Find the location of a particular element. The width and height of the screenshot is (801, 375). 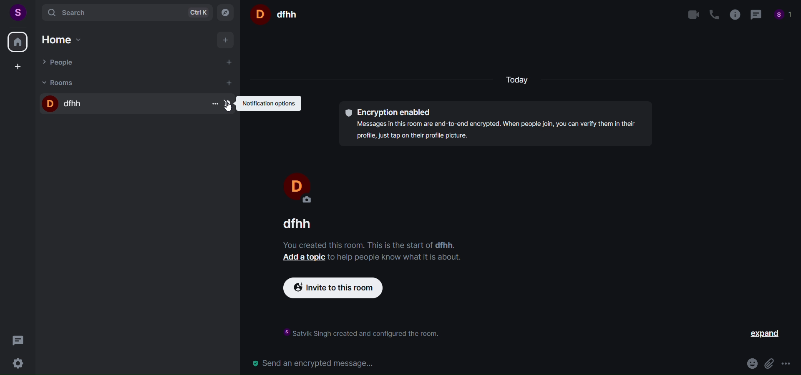

dfhh is located at coordinates (114, 104).